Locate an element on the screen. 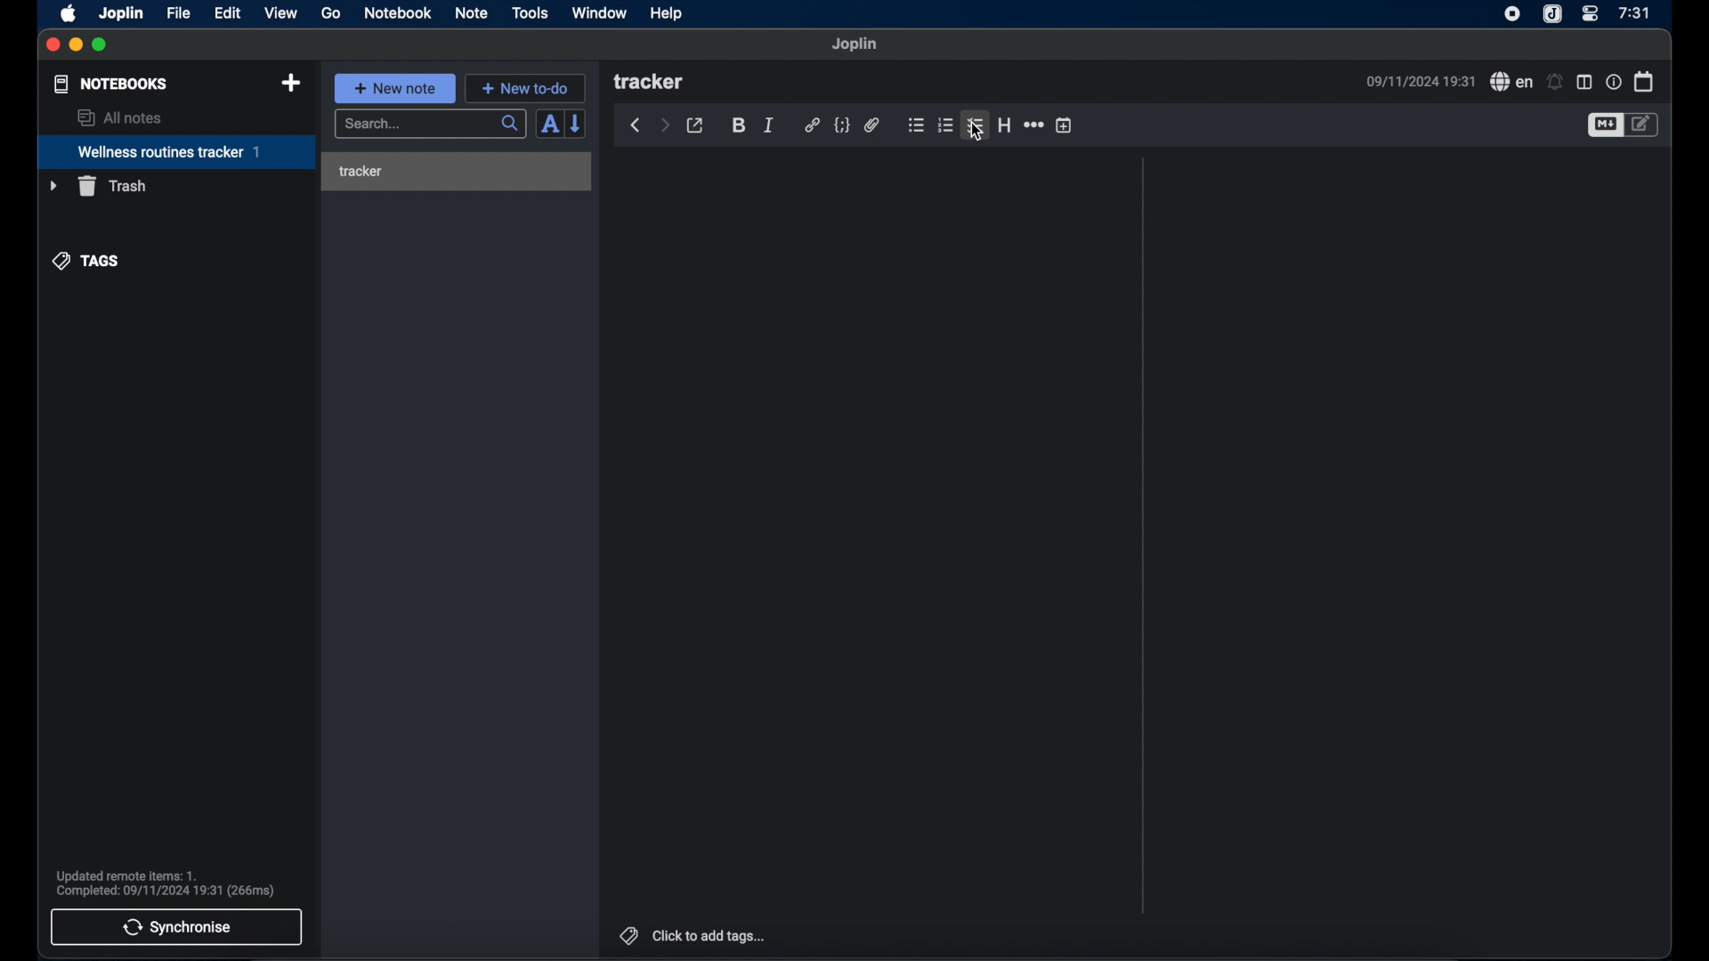  window is located at coordinates (600, 12).